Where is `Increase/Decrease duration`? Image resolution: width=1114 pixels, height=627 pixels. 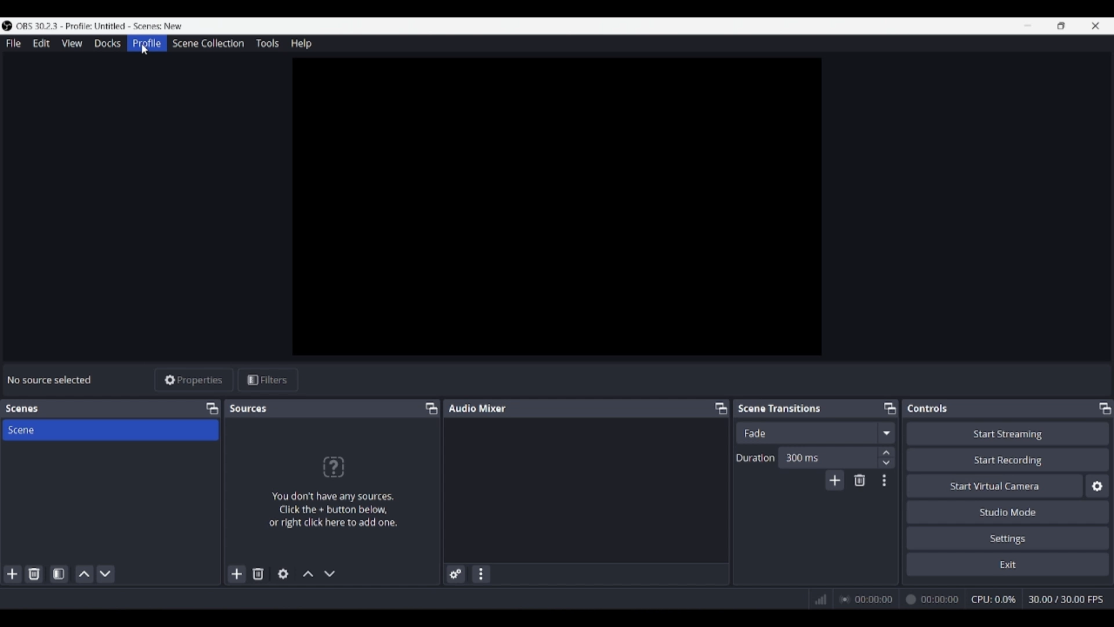
Increase/Decrease duration is located at coordinates (887, 457).